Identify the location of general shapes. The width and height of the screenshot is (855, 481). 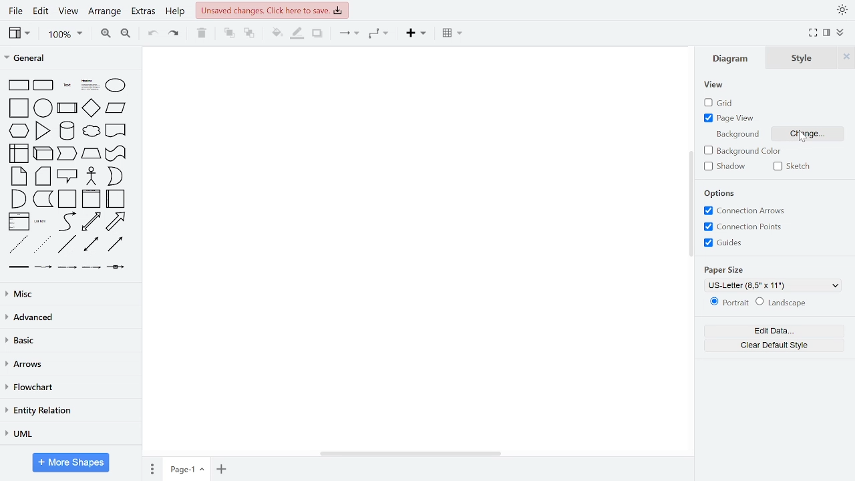
(42, 151).